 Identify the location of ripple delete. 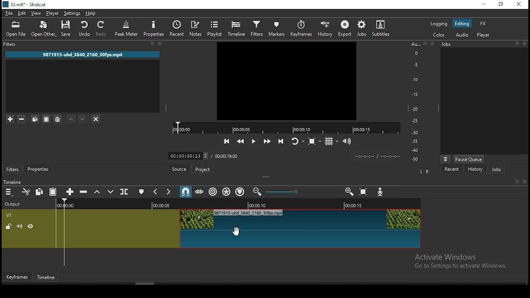
(85, 192).